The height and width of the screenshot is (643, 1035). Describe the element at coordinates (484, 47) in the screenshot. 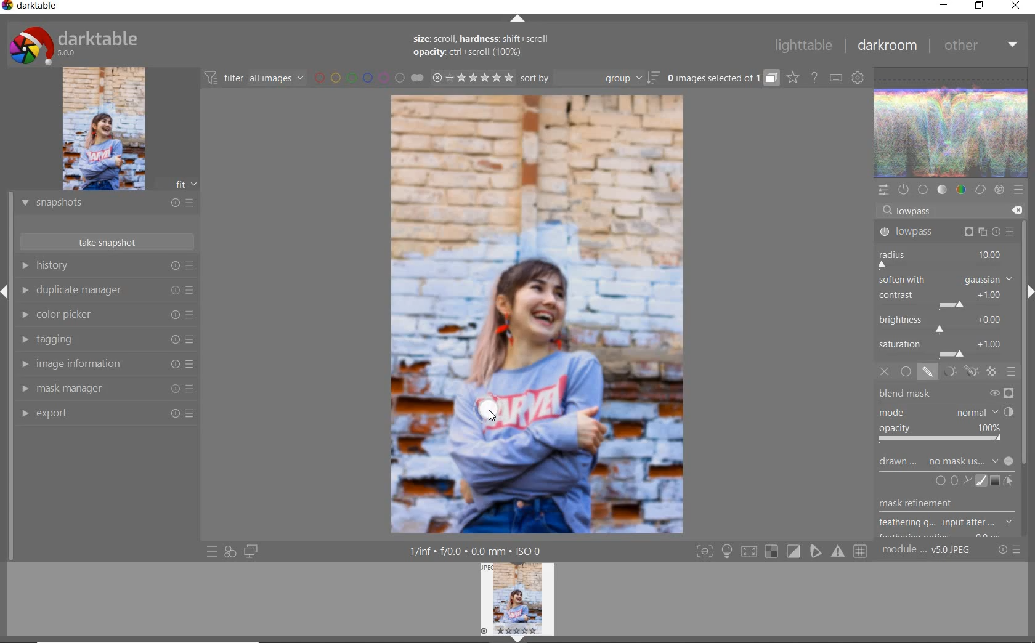

I see `size: scroll, hardness: shift+scroll
opacity: ctrl+scroll (100%)` at that location.